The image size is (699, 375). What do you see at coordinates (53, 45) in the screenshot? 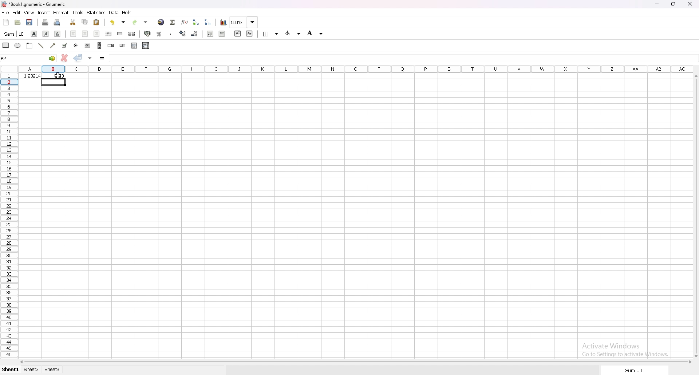
I see `arrowed line` at bounding box center [53, 45].